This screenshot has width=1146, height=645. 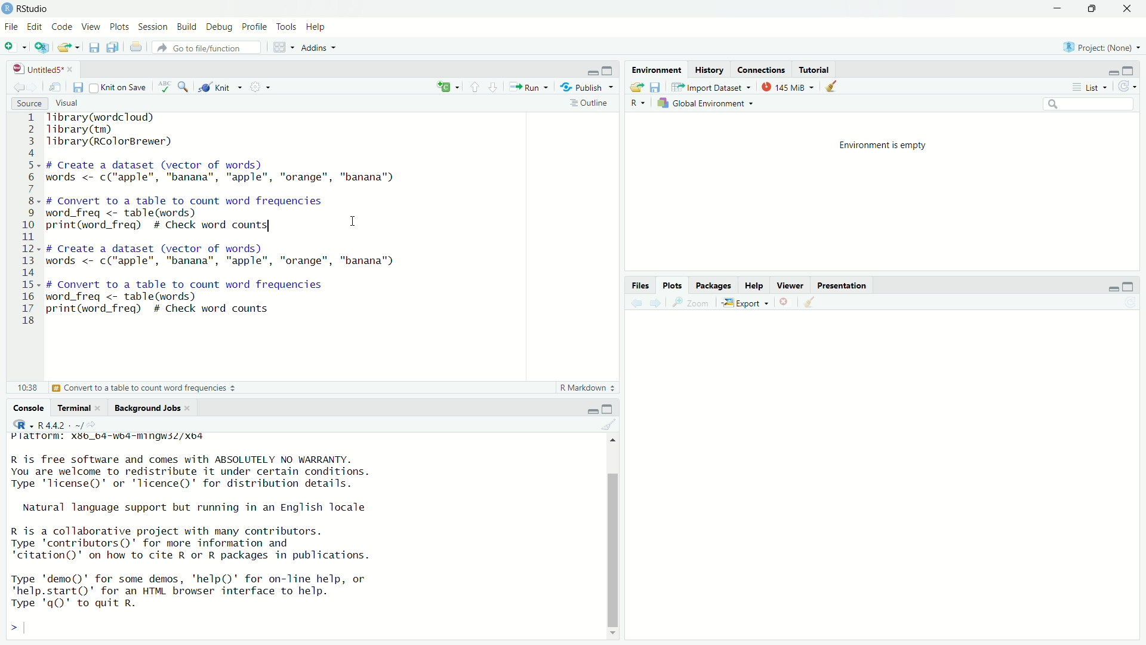 I want to click on Help, so click(x=754, y=285).